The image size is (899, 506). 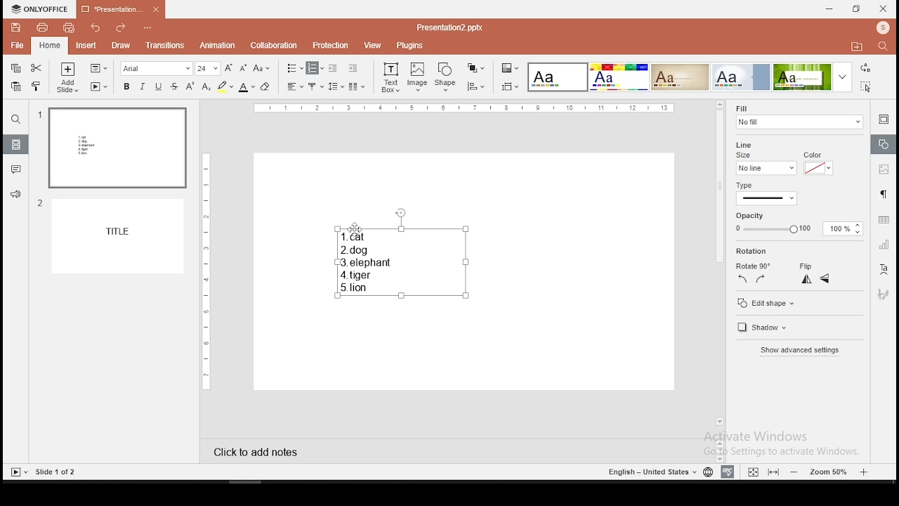 I want to click on flip horizontal, so click(x=825, y=279).